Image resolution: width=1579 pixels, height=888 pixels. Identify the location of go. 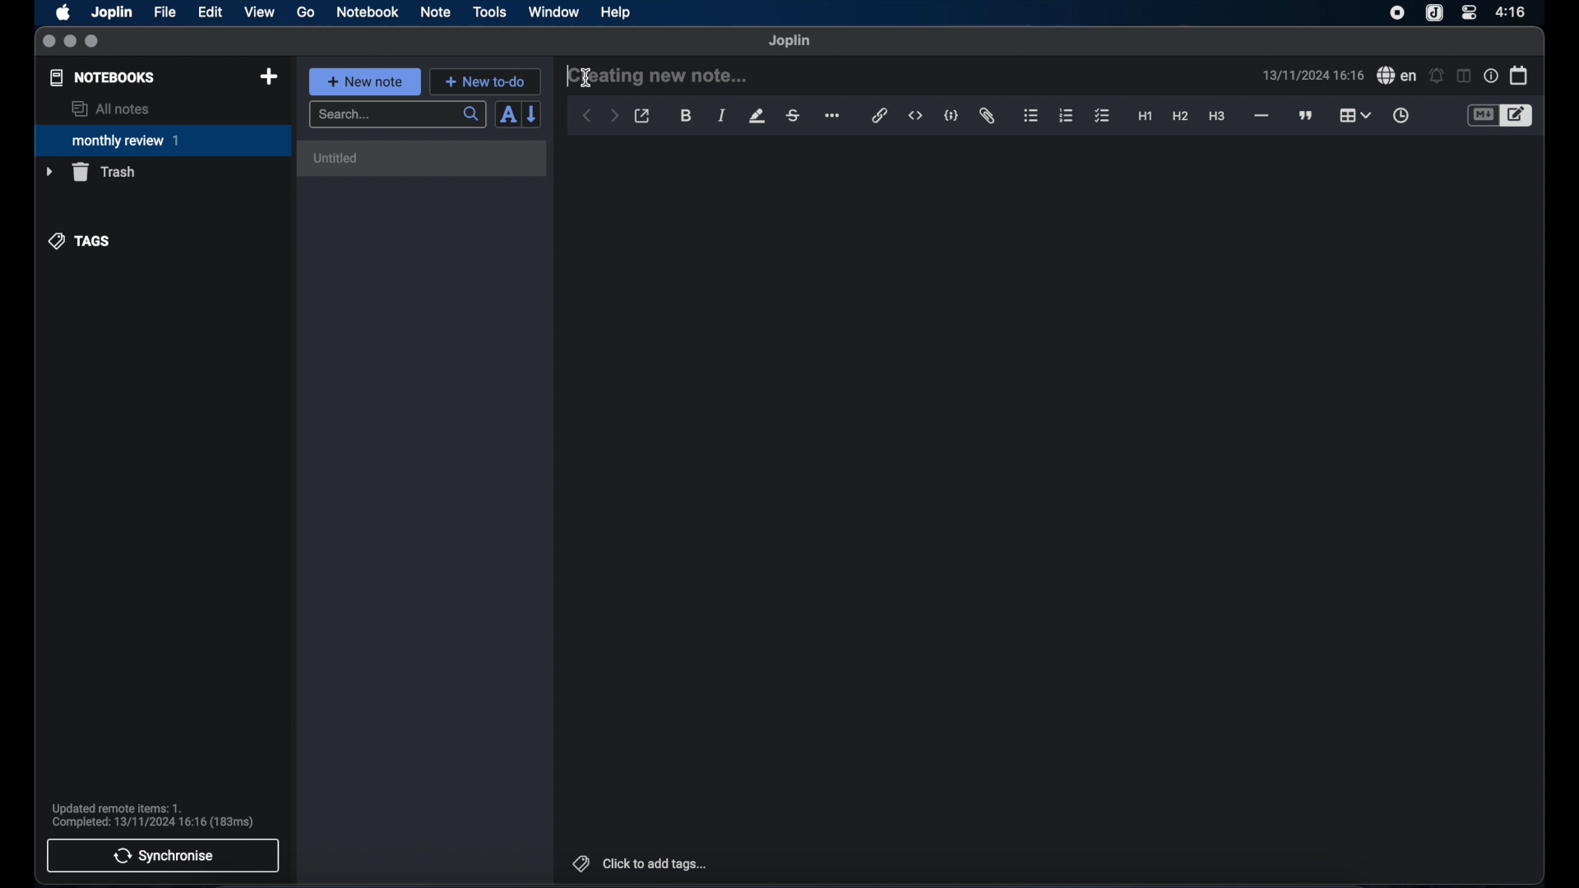
(306, 12).